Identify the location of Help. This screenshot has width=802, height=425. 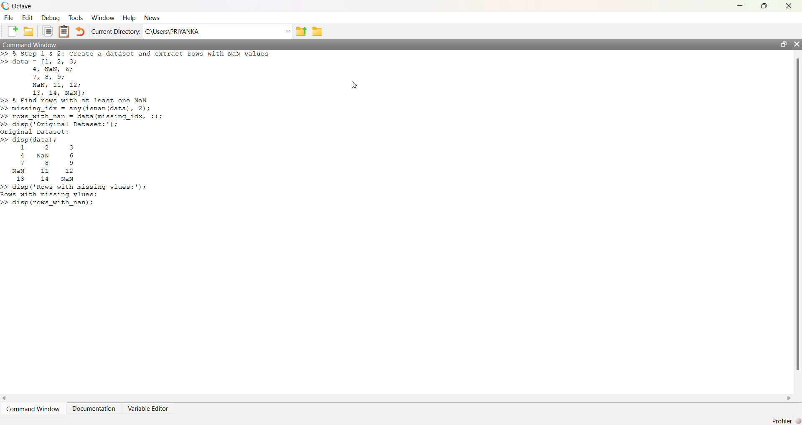
(129, 18).